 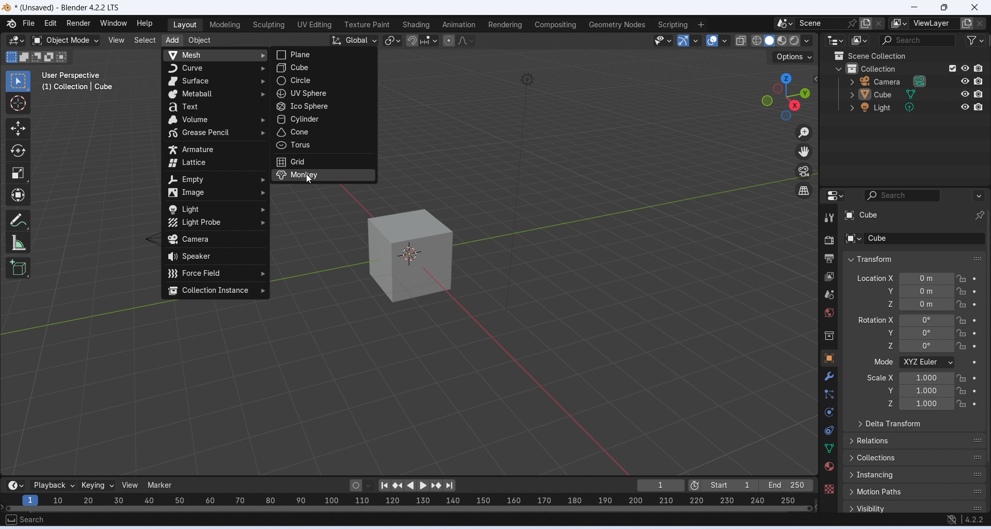 I want to click on delete scene, so click(x=879, y=23).